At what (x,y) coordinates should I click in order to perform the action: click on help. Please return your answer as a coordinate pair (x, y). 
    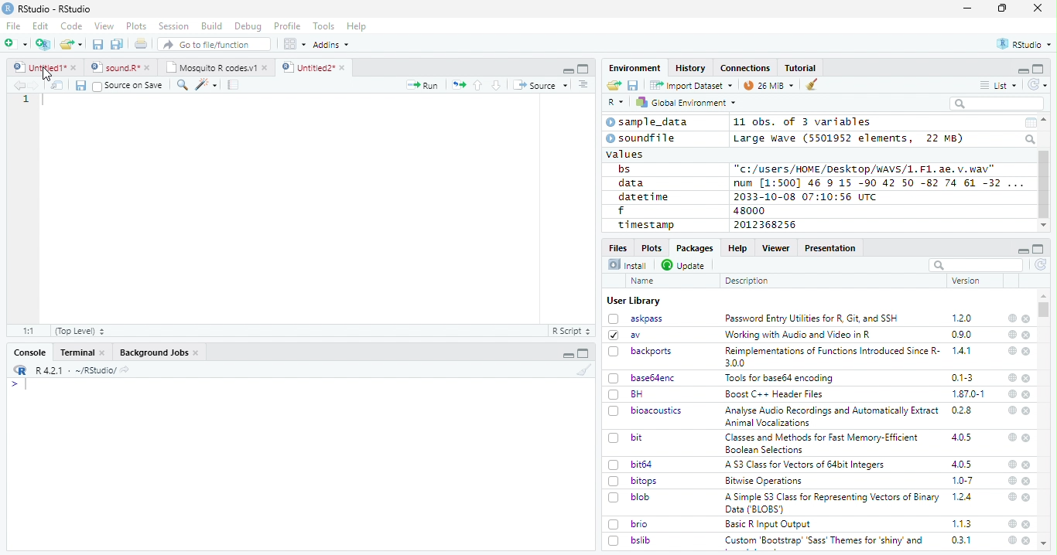
    Looking at the image, I should click on (1011, 318).